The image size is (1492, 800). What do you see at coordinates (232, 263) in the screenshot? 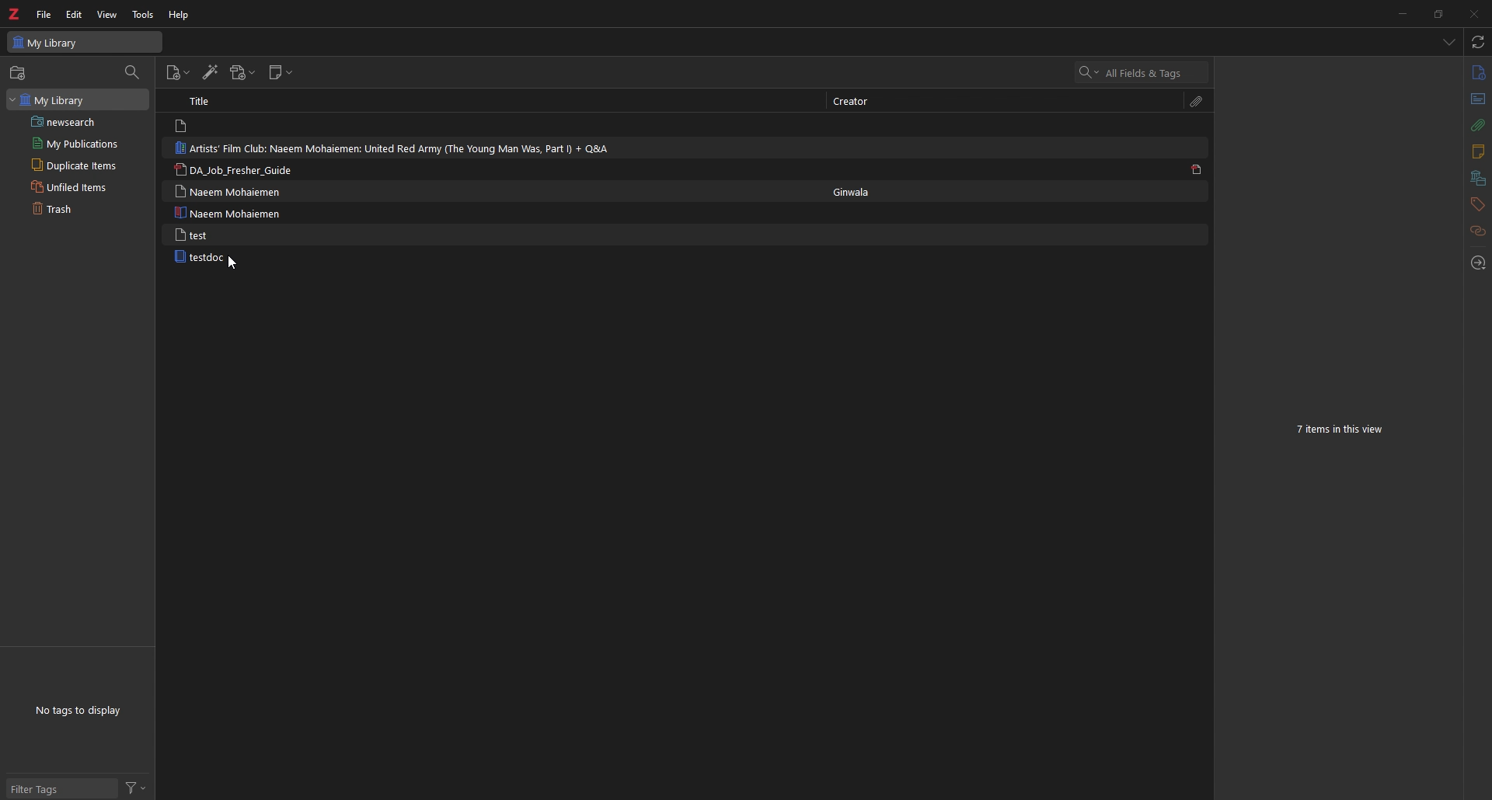
I see `cursor` at bounding box center [232, 263].